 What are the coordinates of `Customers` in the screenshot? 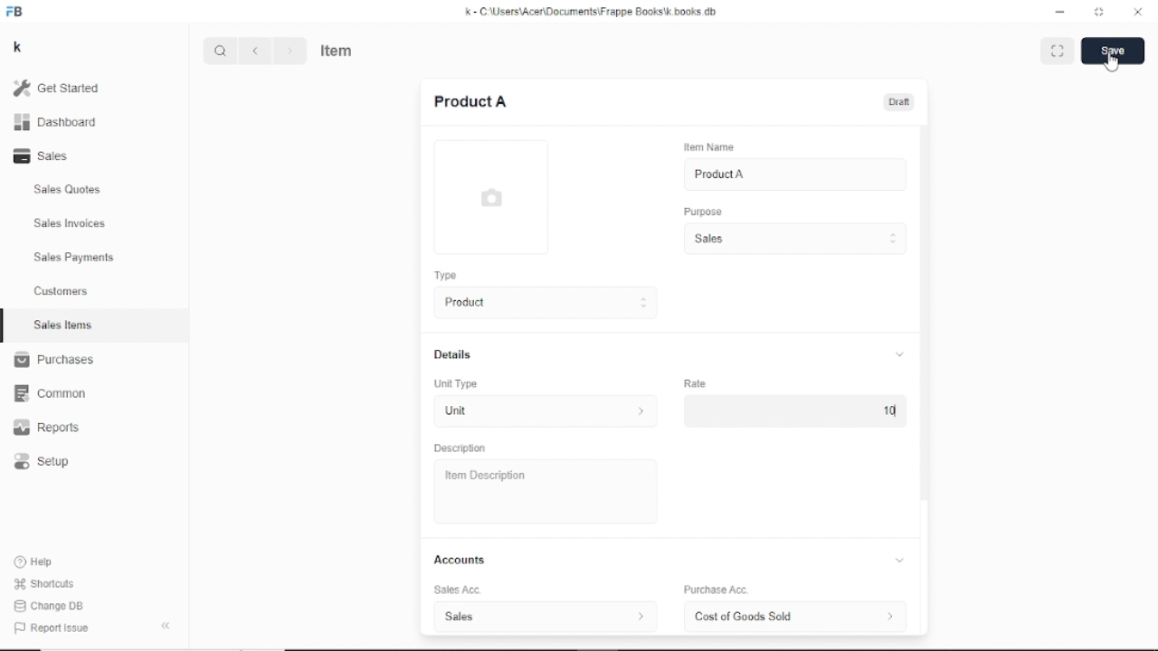 It's located at (62, 290).